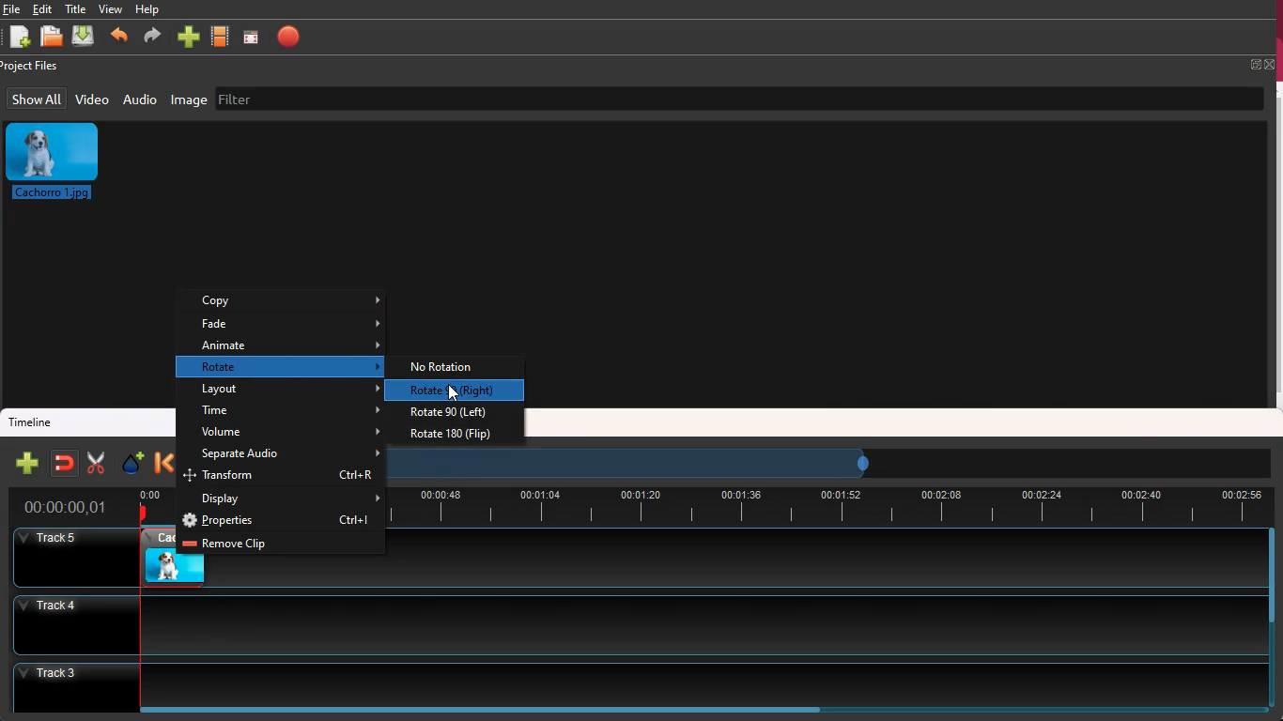 The width and height of the screenshot is (1283, 721). I want to click on view, so click(113, 10).